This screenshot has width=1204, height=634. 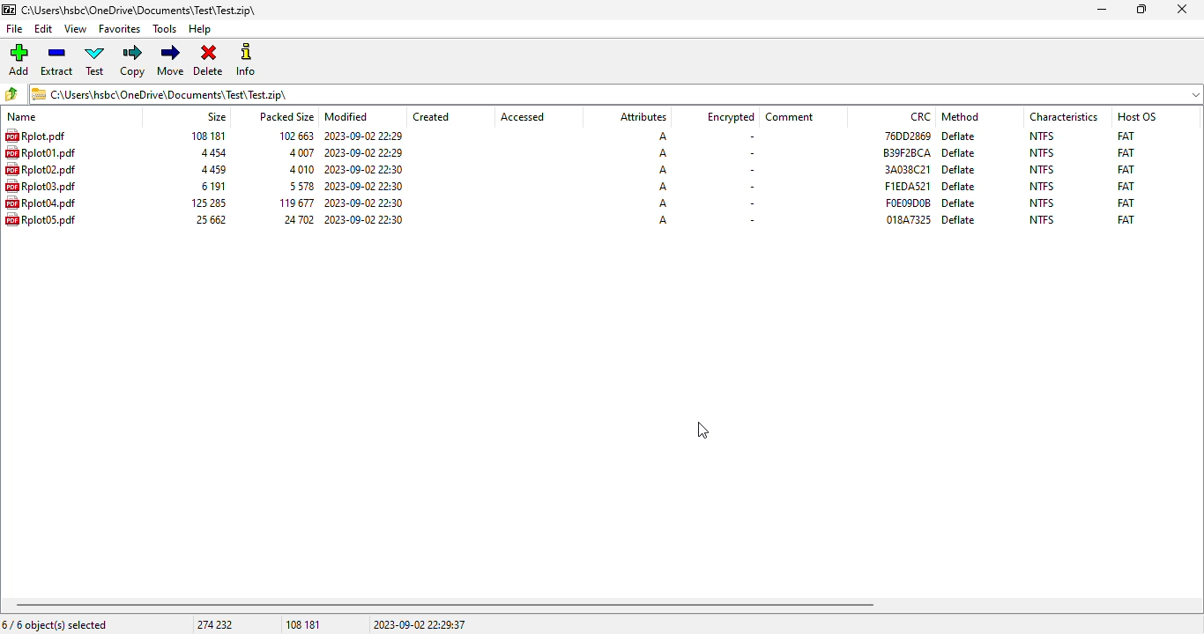 I want to click on deflate, so click(x=960, y=203).